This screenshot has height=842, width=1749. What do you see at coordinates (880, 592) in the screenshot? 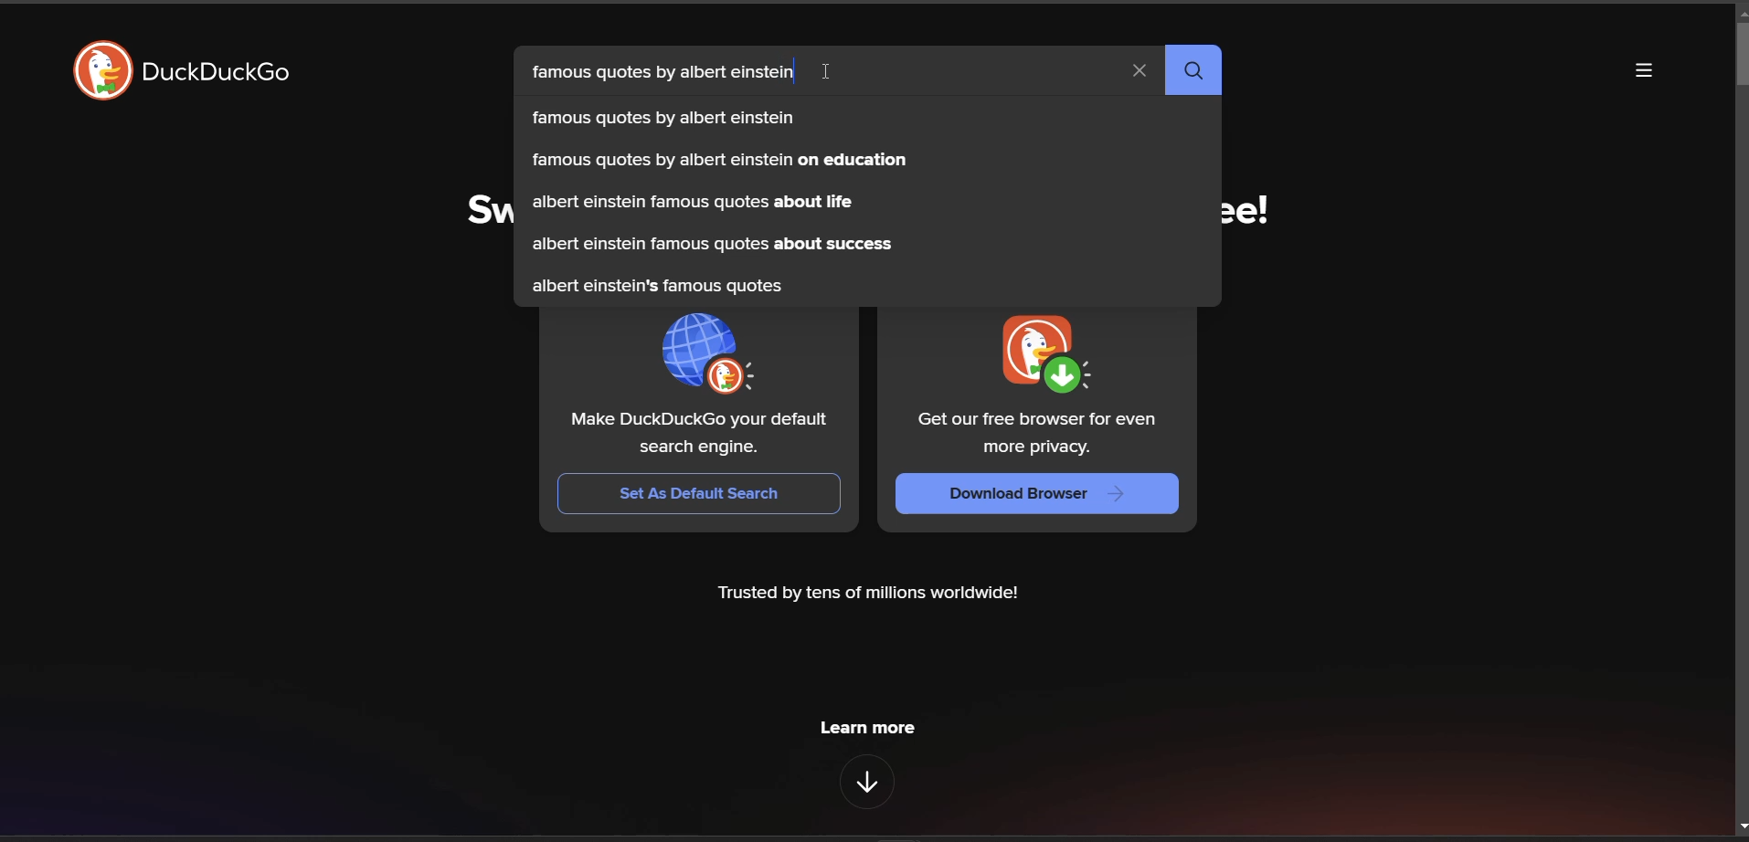
I see `Trusted by tens of millions worldwide!` at bounding box center [880, 592].